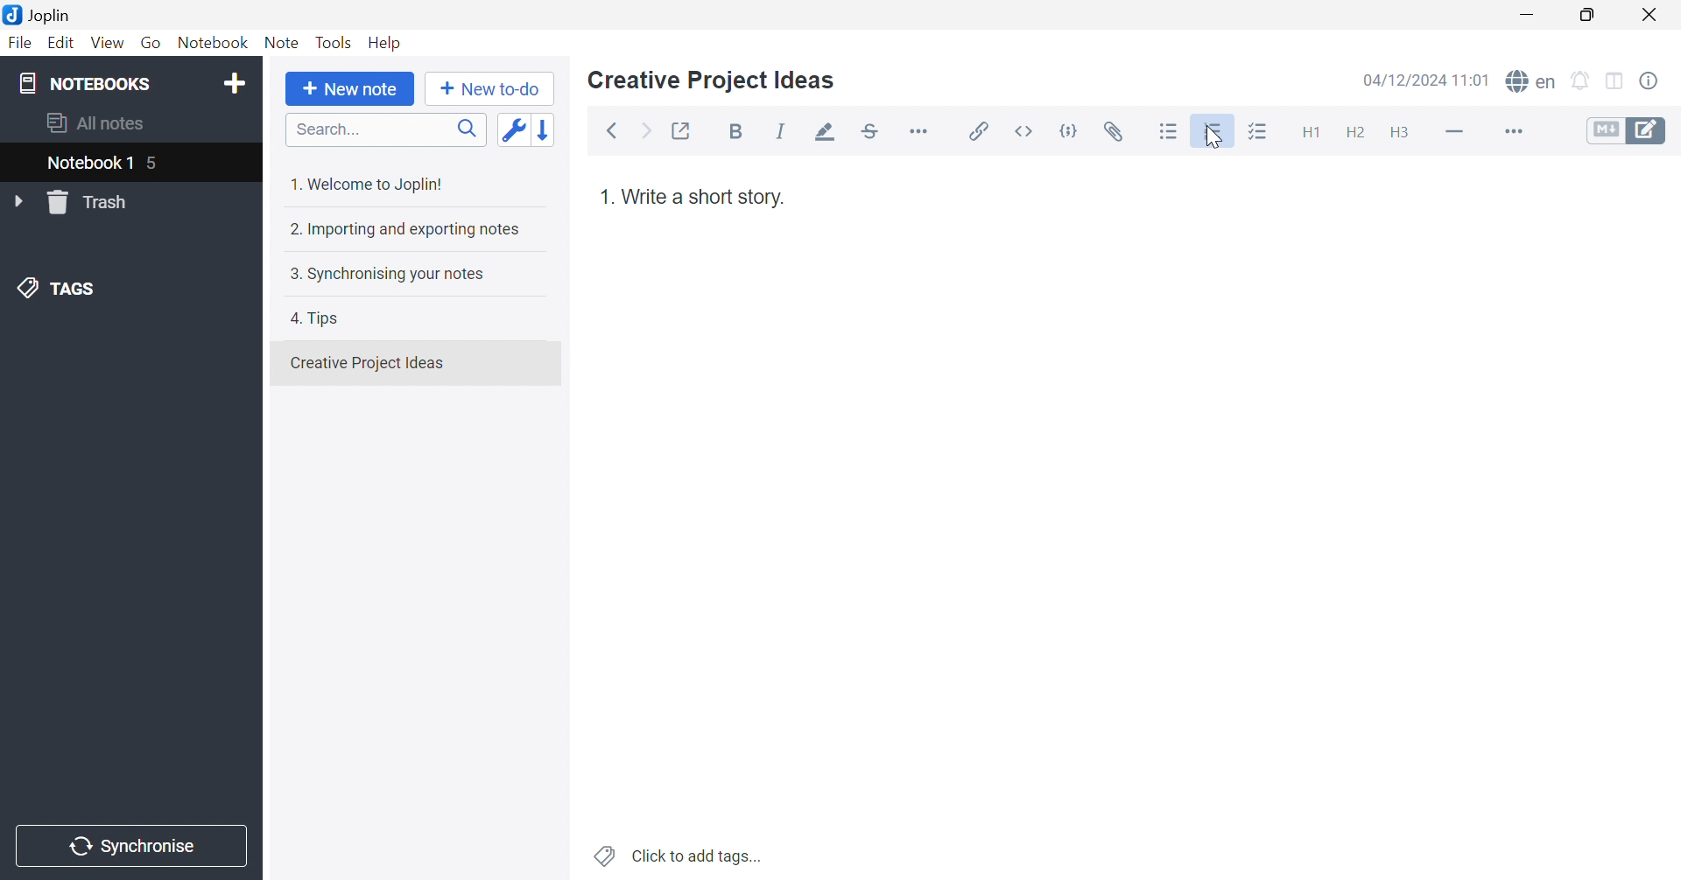 This screenshot has width=1681, height=880. I want to click on 2. Importing and exporting notes, so click(408, 231).